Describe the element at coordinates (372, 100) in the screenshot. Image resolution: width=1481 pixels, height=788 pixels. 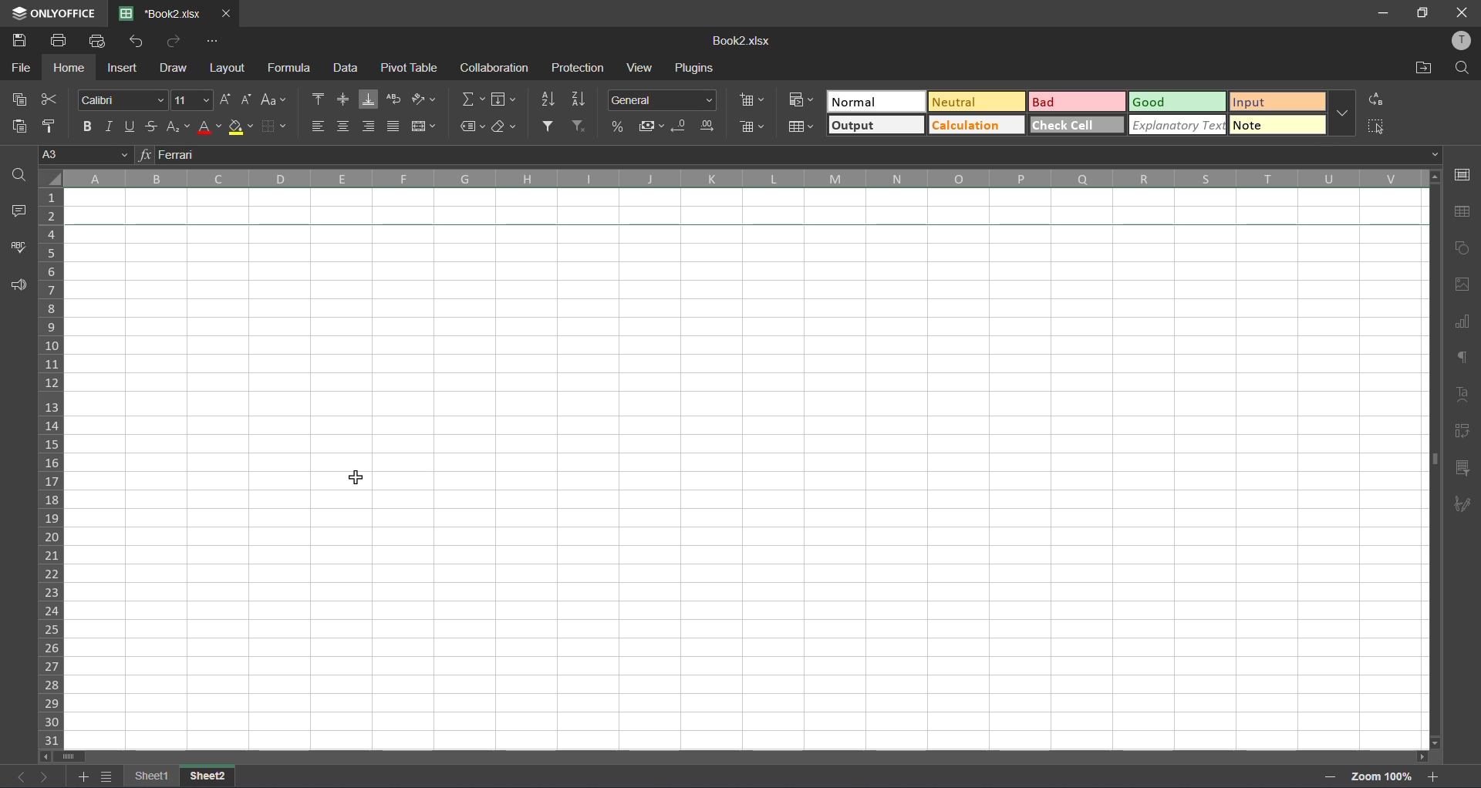
I see `align bottom` at that location.